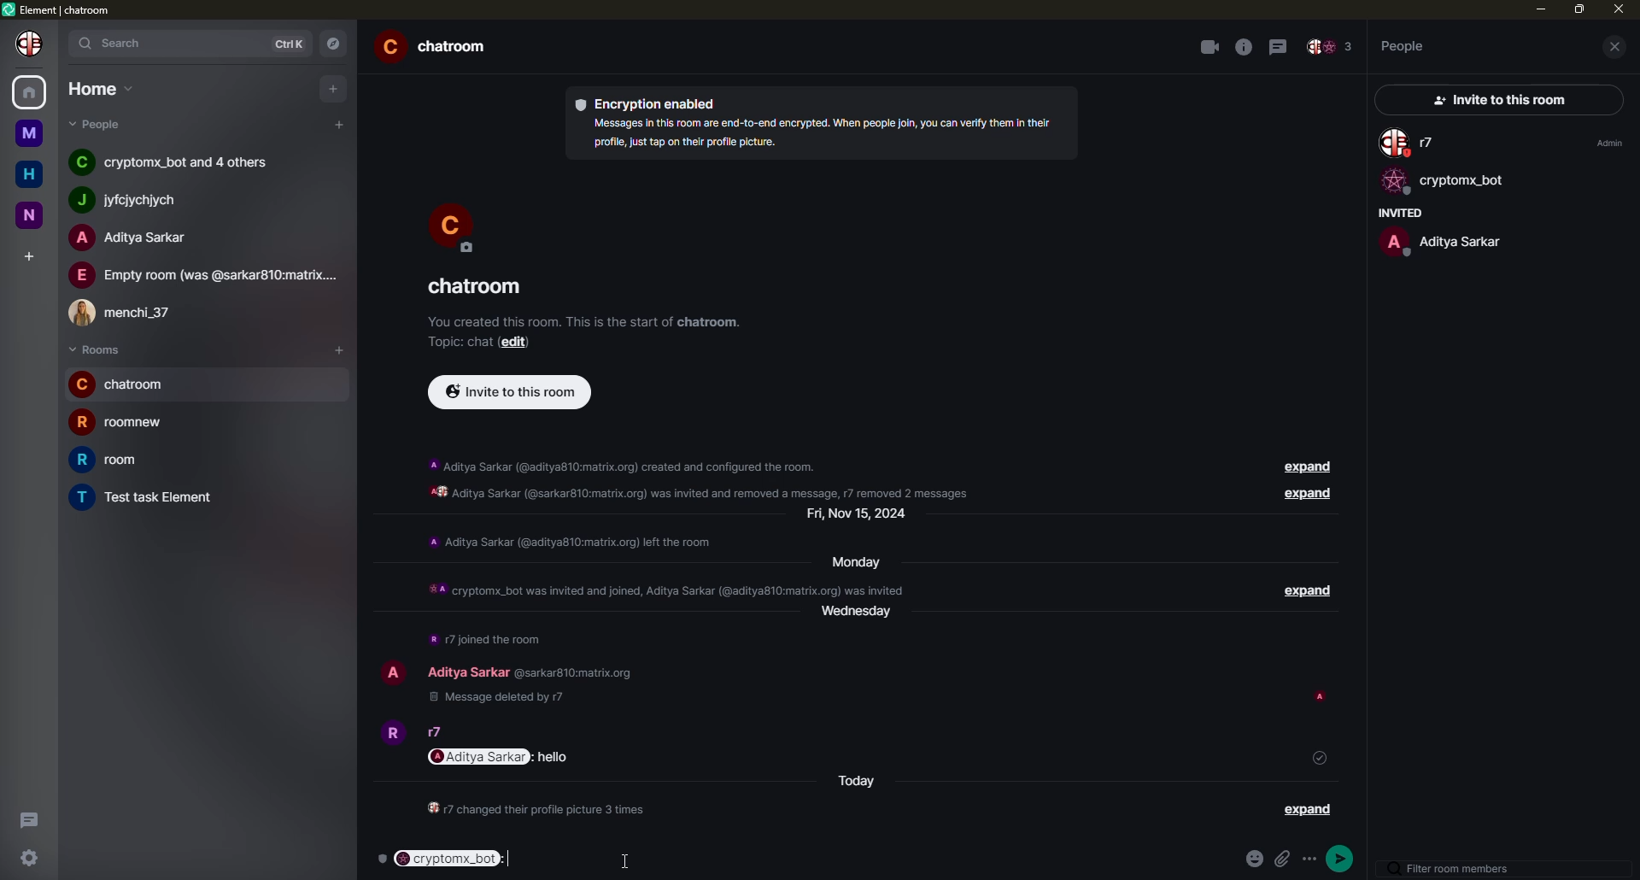 The width and height of the screenshot is (1640, 880). I want to click on info, so click(535, 808).